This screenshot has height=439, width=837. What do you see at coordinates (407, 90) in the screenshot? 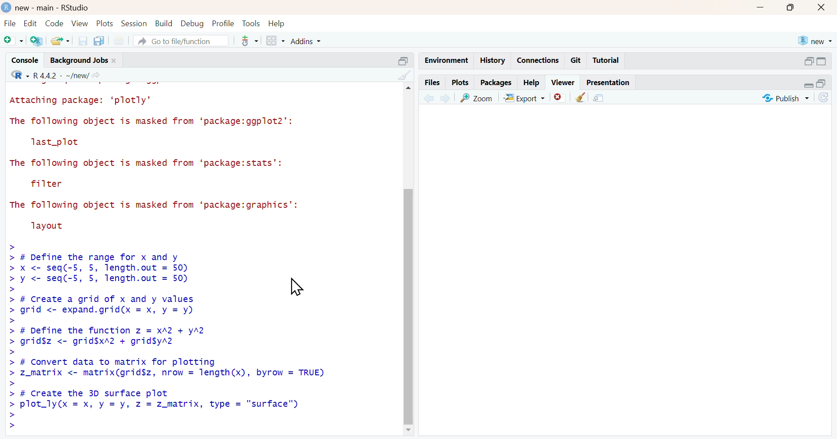
I see `move up` at bounding box center [407, 90].